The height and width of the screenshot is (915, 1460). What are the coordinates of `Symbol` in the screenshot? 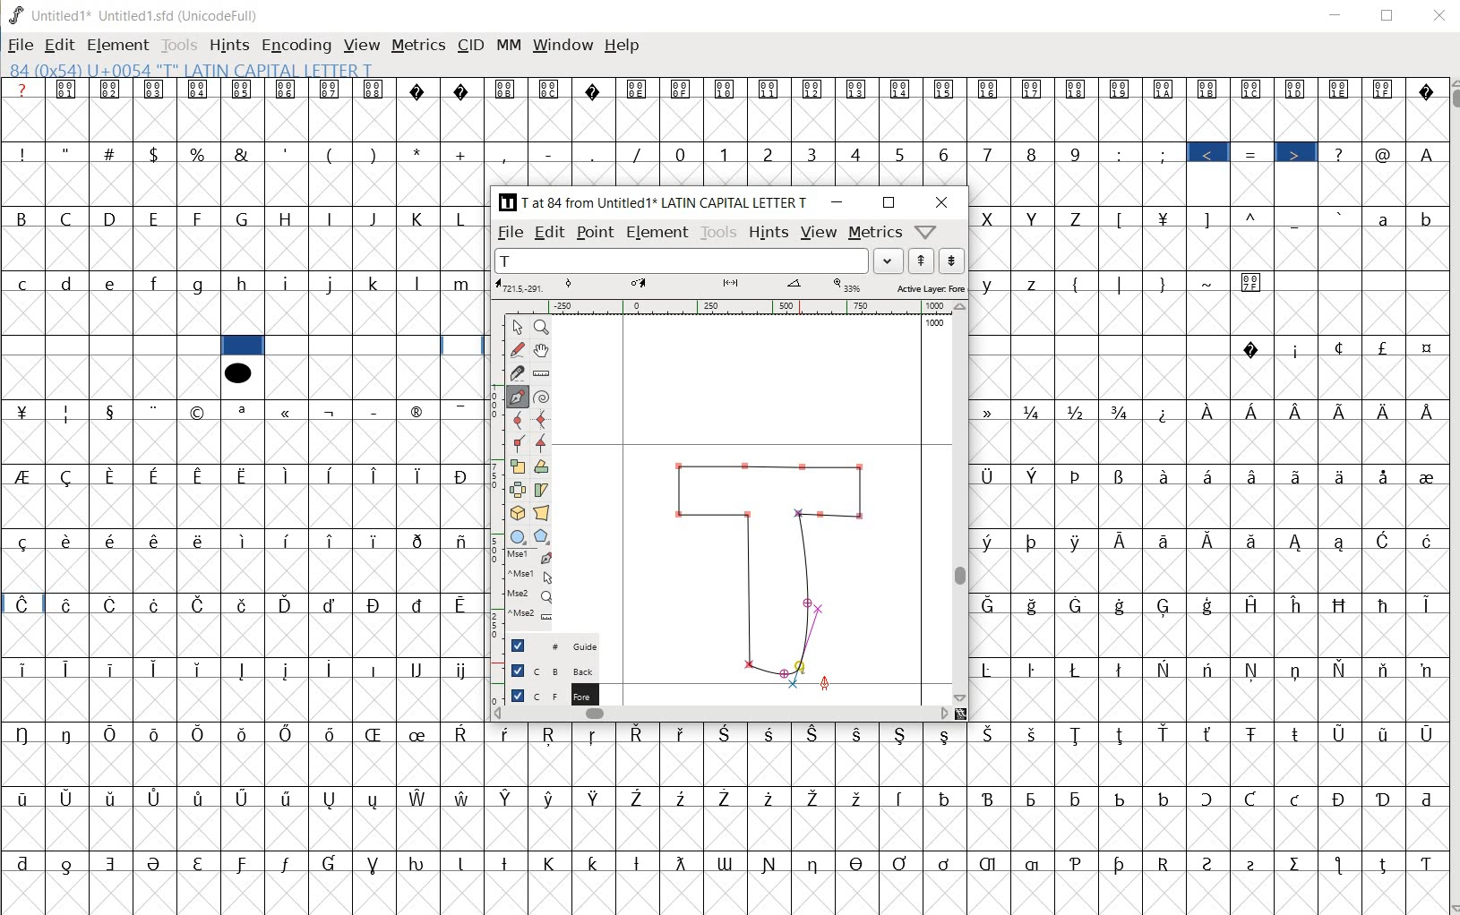 It's located at (683, 798).